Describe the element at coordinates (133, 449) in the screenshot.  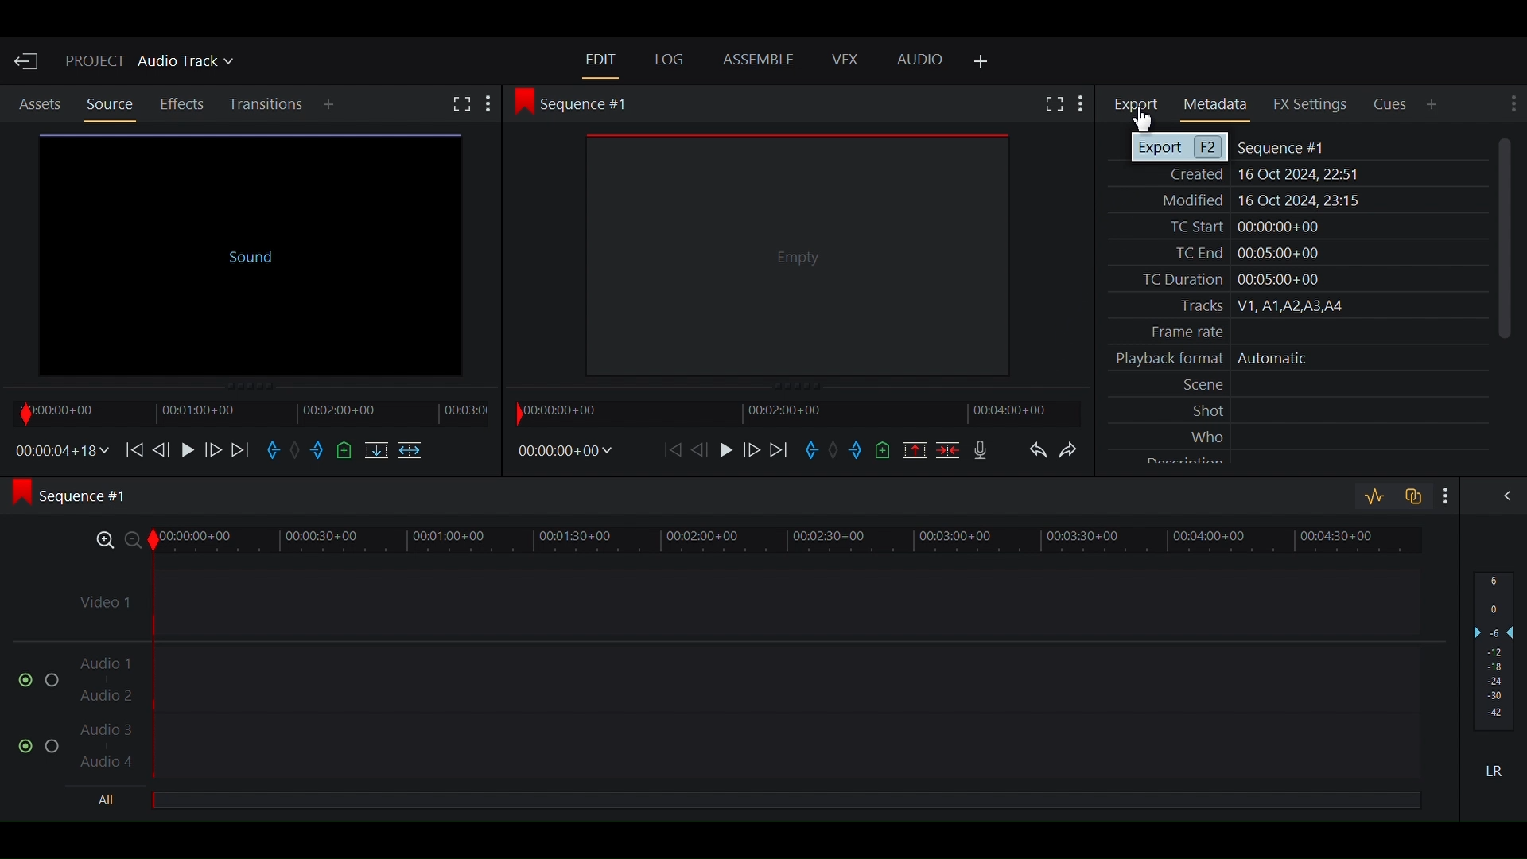
I see `Move Backward` at that location.